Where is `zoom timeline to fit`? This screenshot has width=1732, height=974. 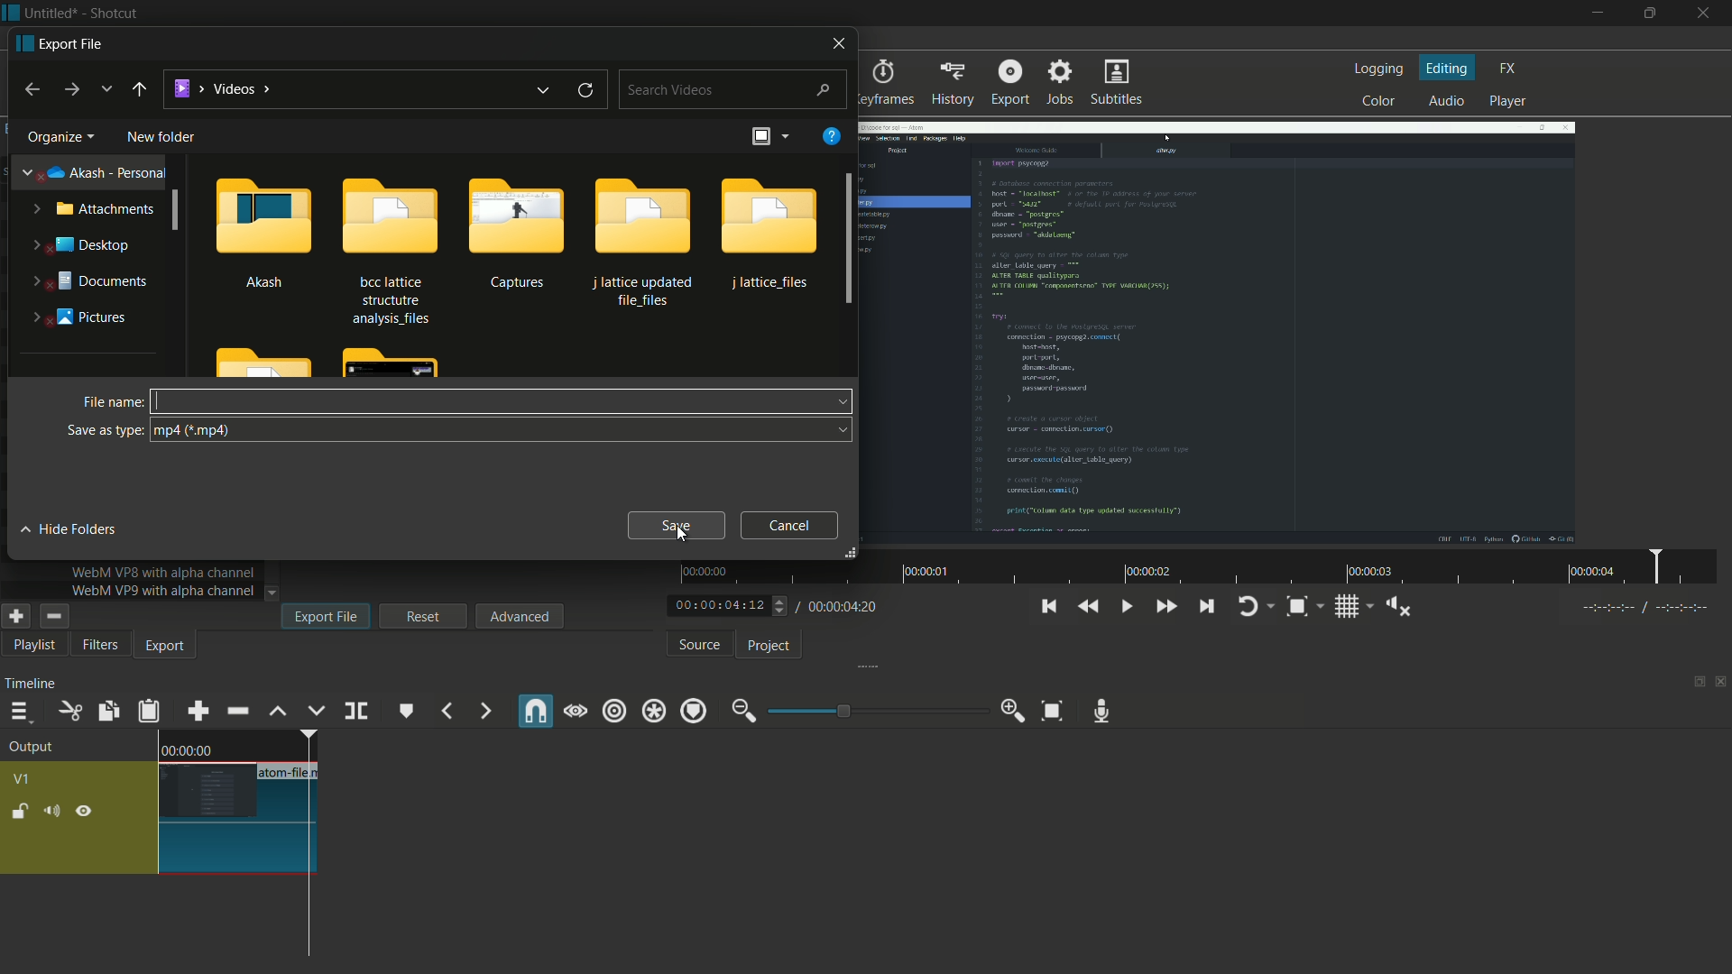
zoom timeline to fit is located at coordinates (1049, 709).